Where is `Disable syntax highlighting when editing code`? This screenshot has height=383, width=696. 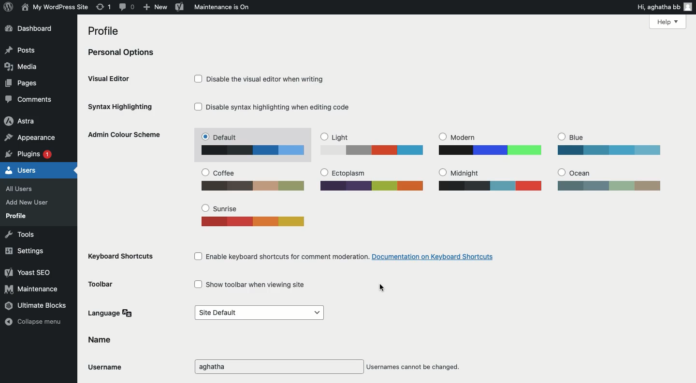 Disable syntax highlighting when editing code is located at coordinates (275, 109).